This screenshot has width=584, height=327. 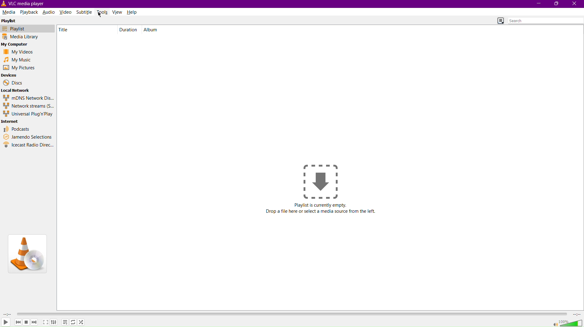 What do you see at coordinates (18, 60) in the screenshot?
I see `My Music` at bounding box center [18, 60].